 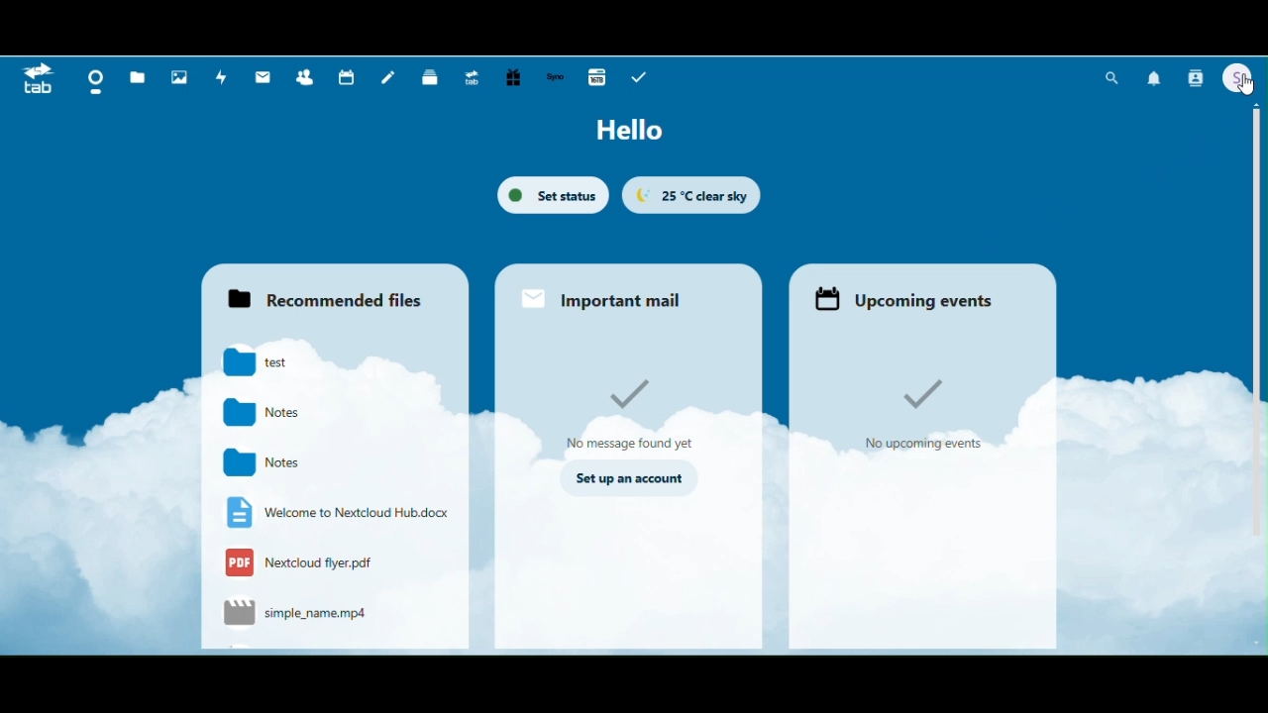 What do you see at coordinates (430, 78) in the screenshot?
I see `deck` at bounding box center [430, 78].